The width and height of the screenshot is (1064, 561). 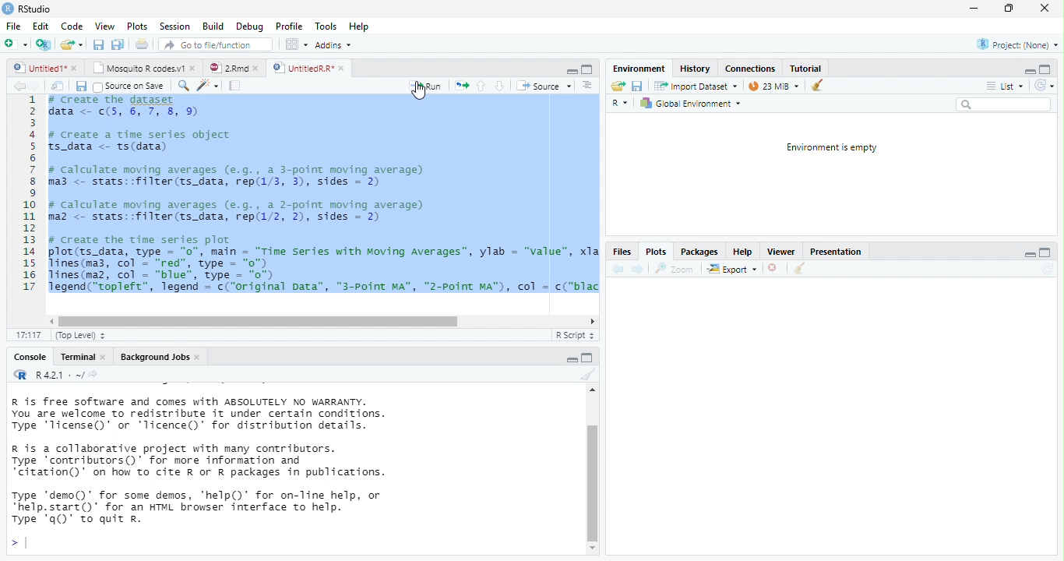 I want to click on compile report, so click(x=236, y=85).